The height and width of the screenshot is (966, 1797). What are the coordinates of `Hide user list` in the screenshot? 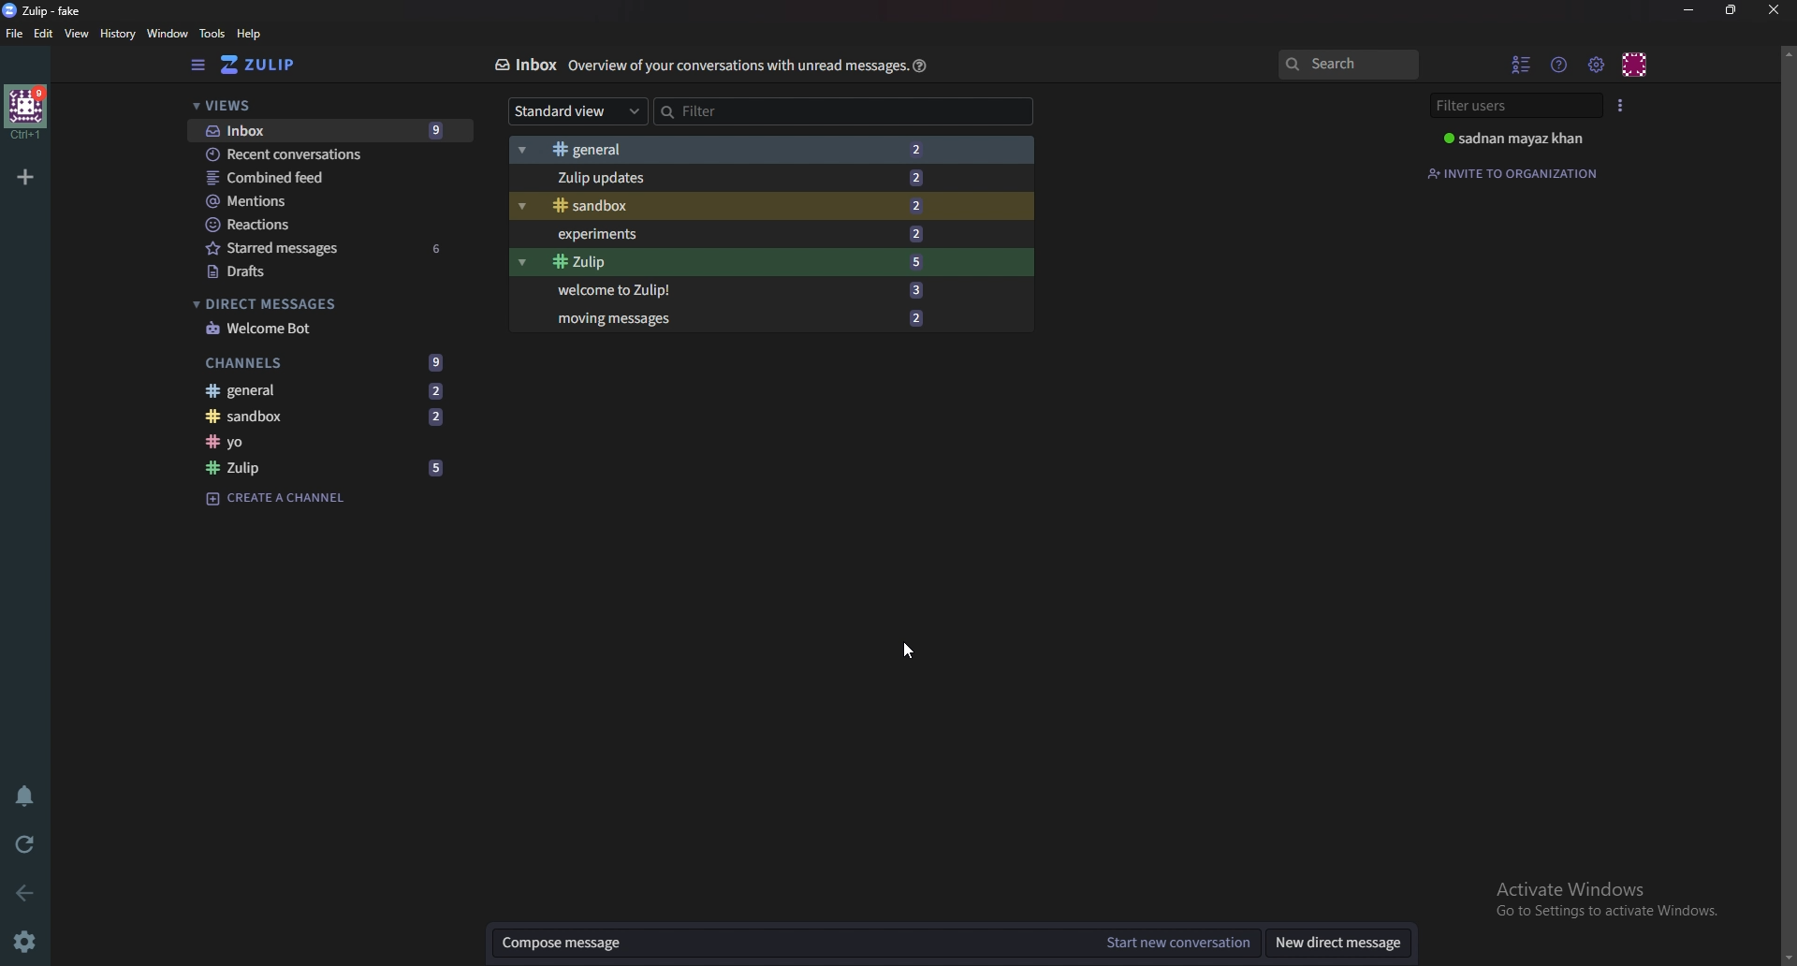 It's located at (1518, 64).